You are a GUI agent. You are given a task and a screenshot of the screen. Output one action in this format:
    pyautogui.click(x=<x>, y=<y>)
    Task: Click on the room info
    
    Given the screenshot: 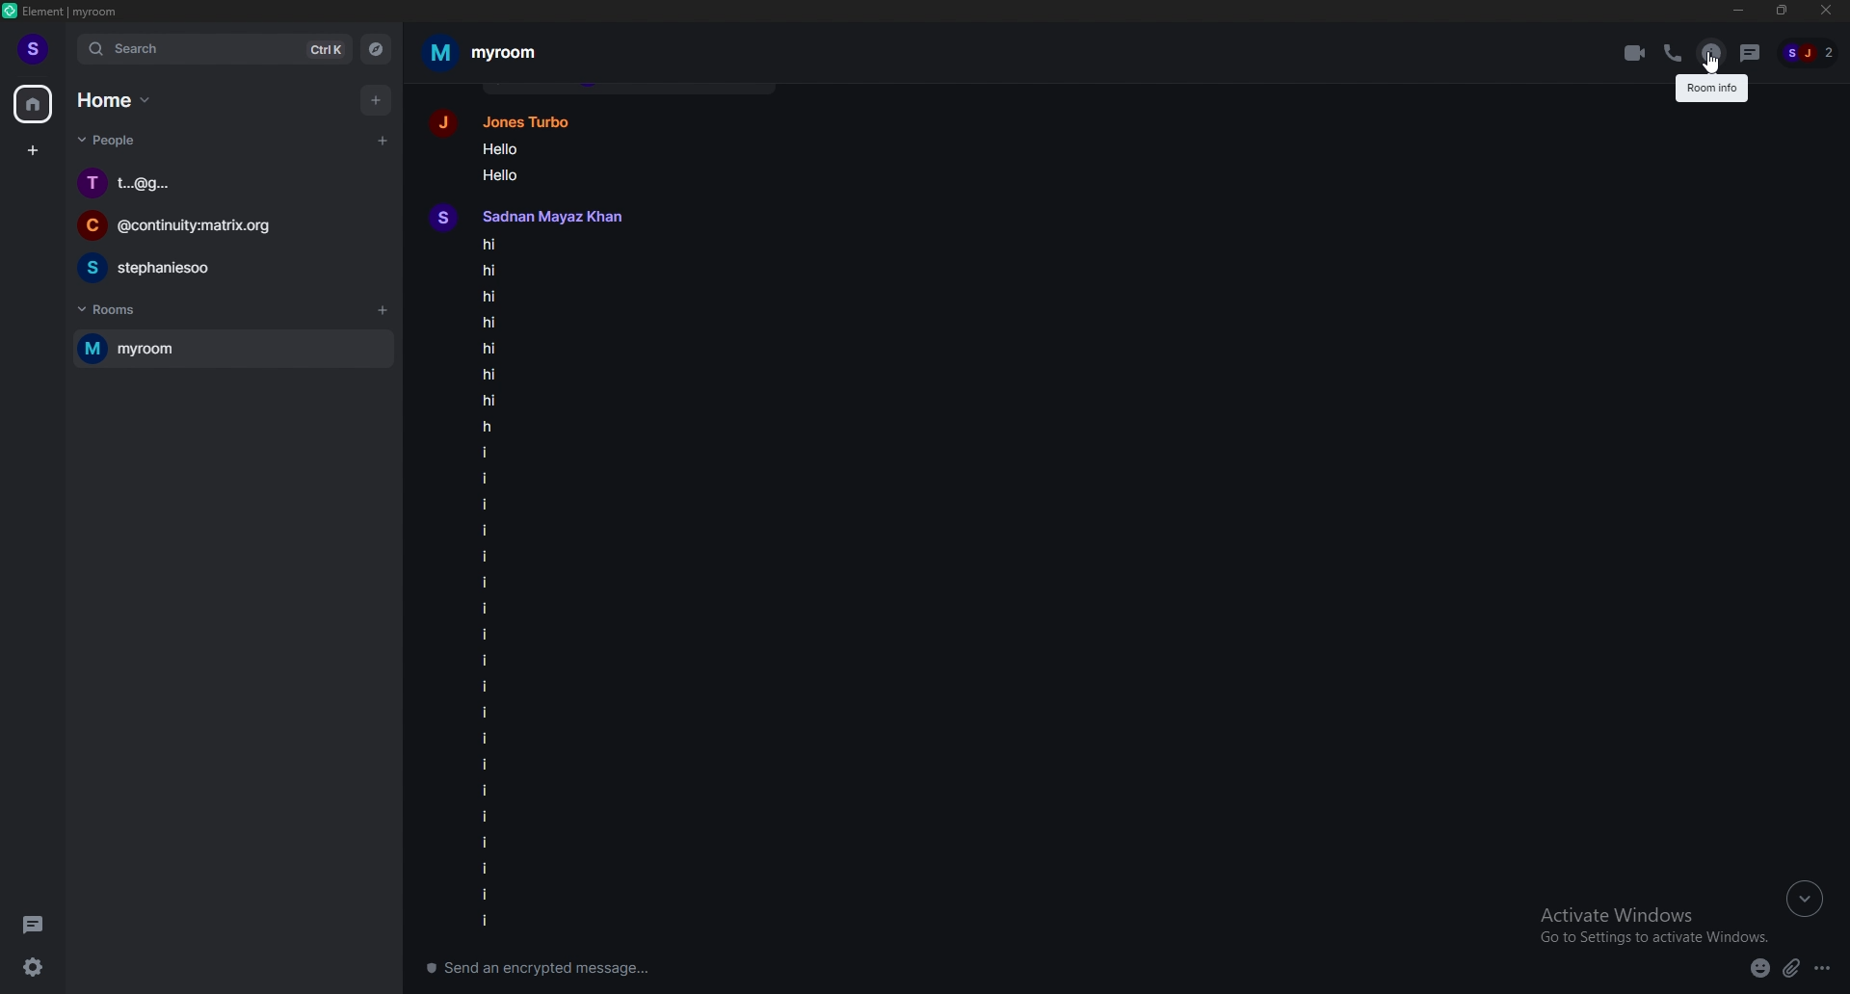 What is the action you would take?
    pyautogui.click(x=1710, y=53)
    